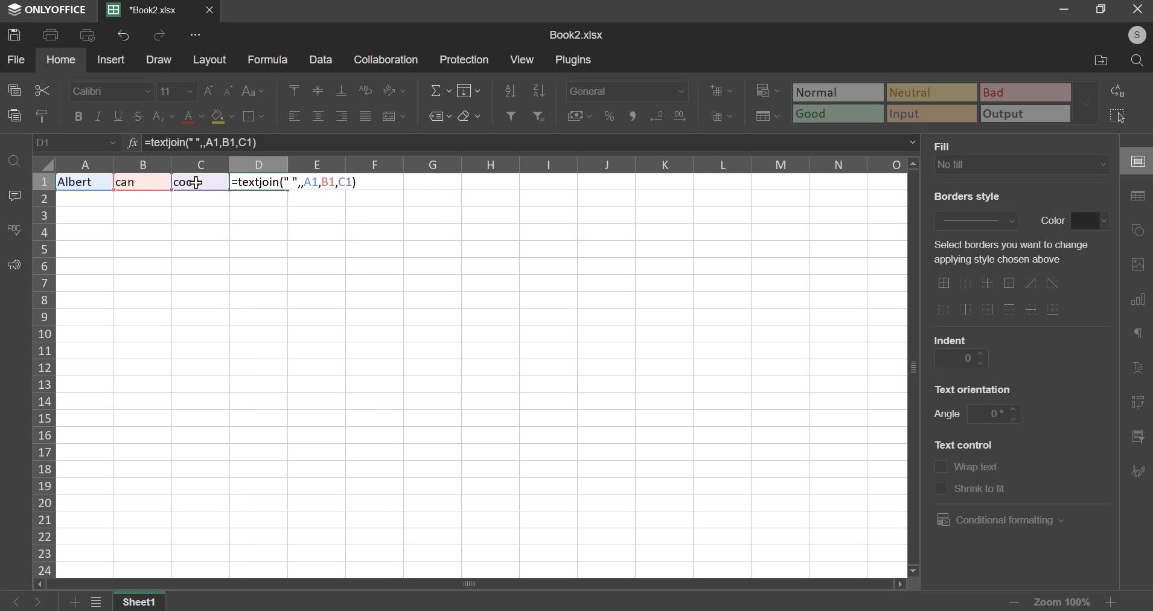 Image resolution: width=1153 pixels, height=611 pixels. I want to click on pivot table, so click(1138, 403).